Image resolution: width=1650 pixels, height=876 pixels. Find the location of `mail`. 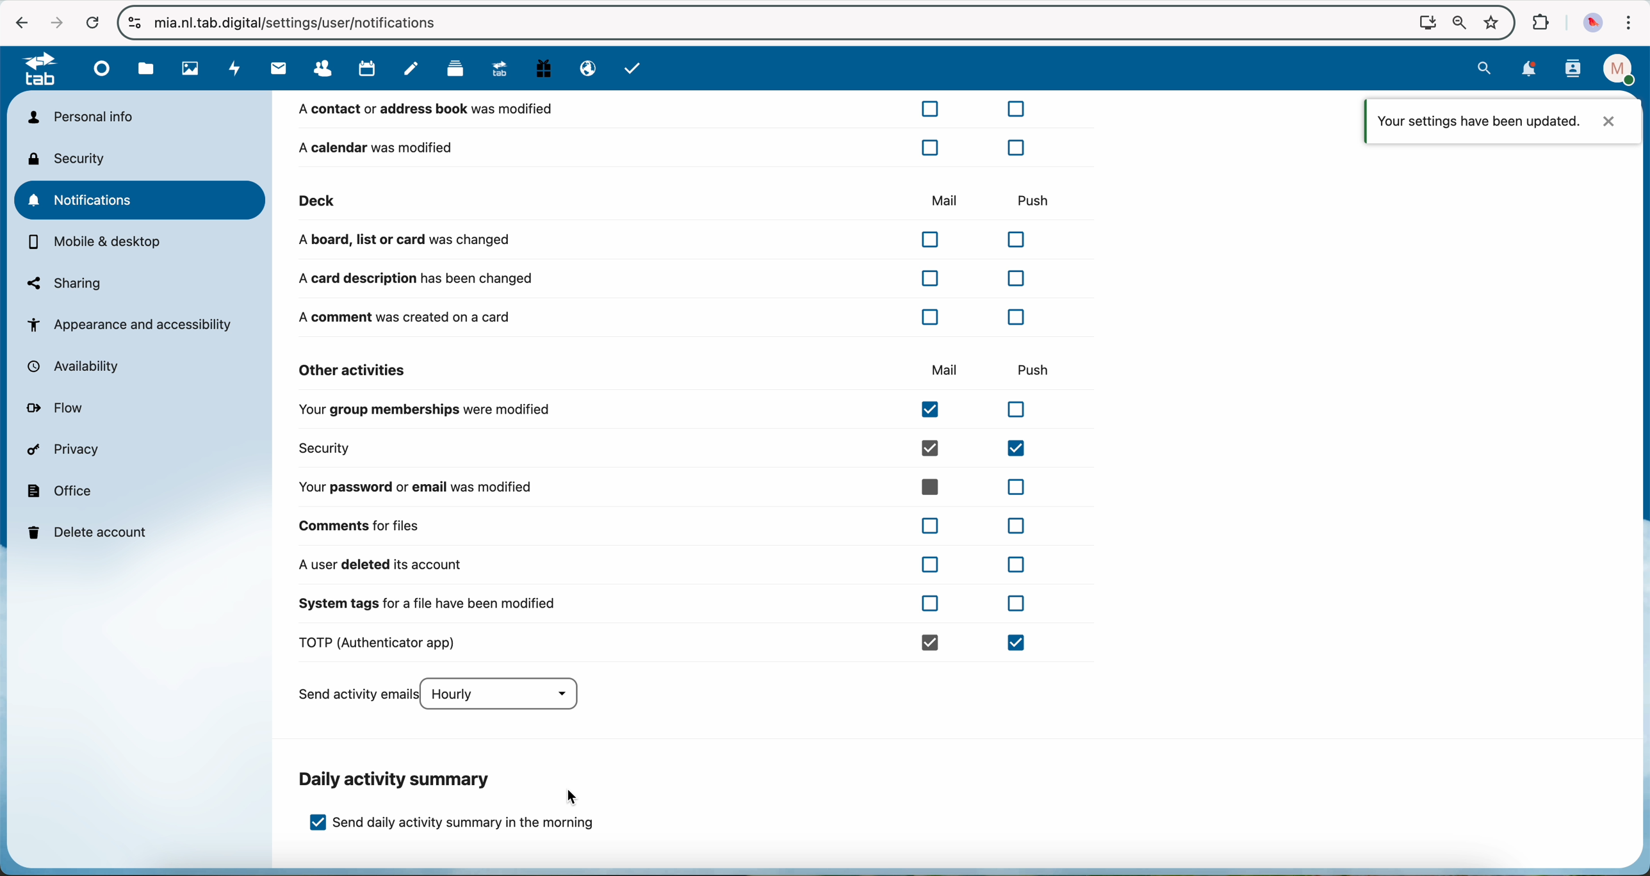

mail is located at coordinates (945, 371).